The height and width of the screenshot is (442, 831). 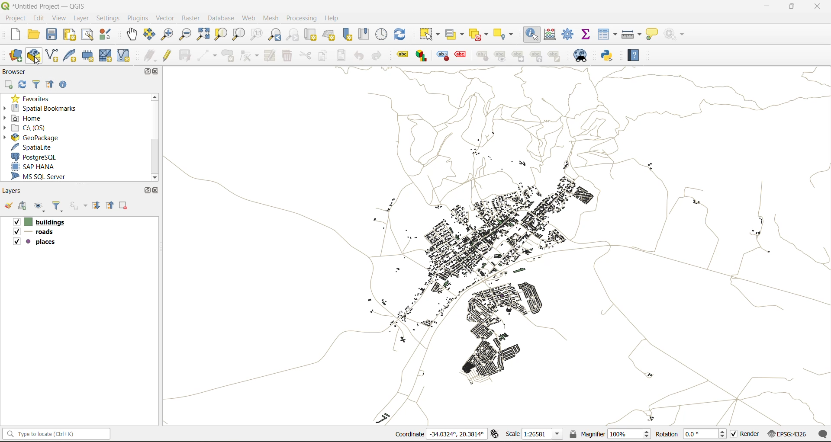 What do you see at coordinates (559, 57) in the screenshot?
I see `note` at bounding box center [559, 57].